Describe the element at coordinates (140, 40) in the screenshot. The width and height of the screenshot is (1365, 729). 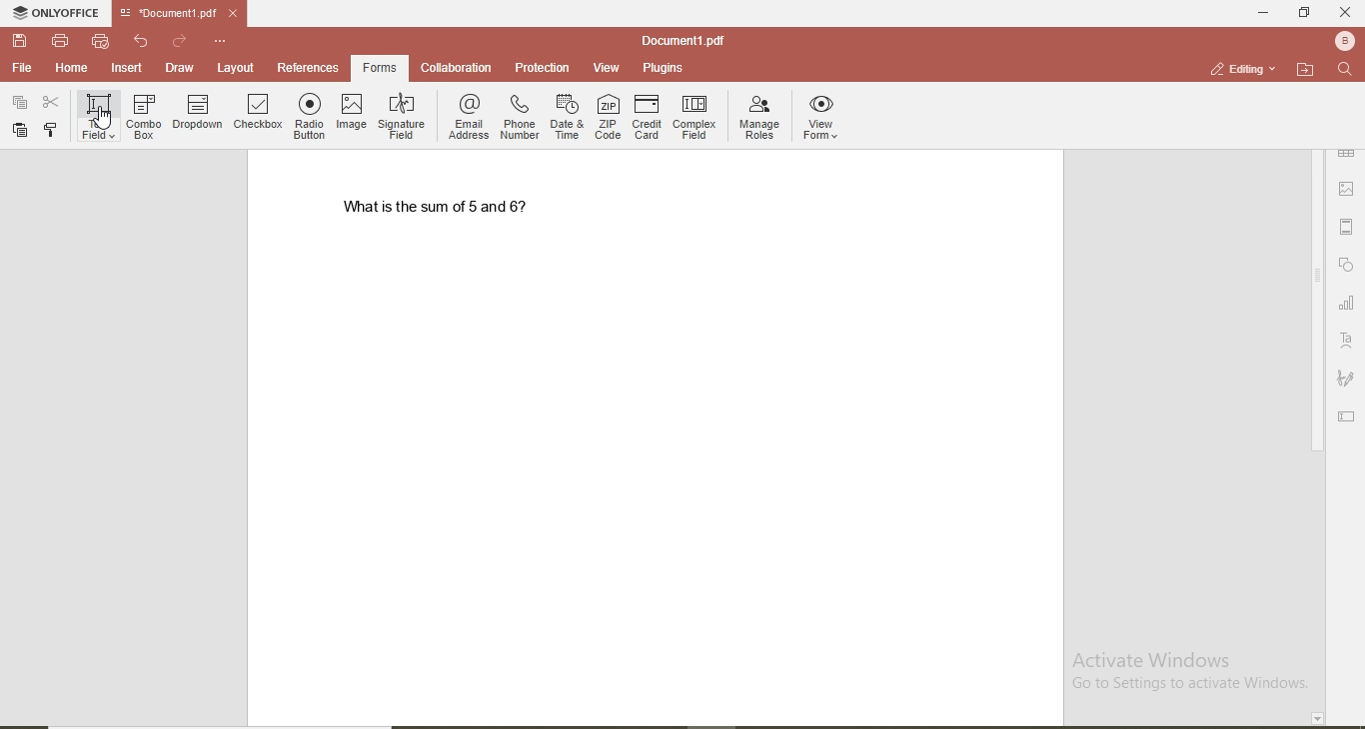
I see `undo` at that location.